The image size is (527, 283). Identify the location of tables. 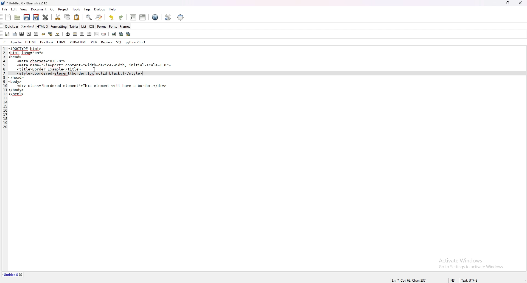
(74, 26).